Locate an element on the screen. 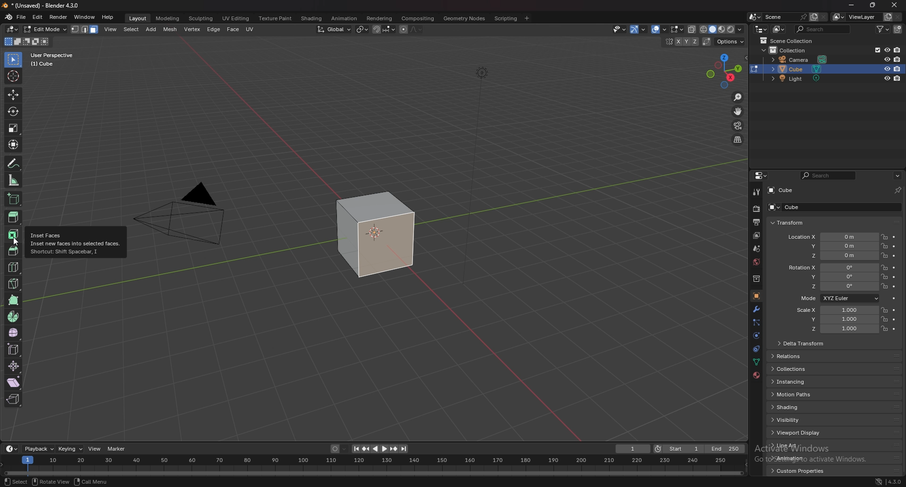 The width and height of the screenshot is (906, 487). options is located at coordinates (898, 176).